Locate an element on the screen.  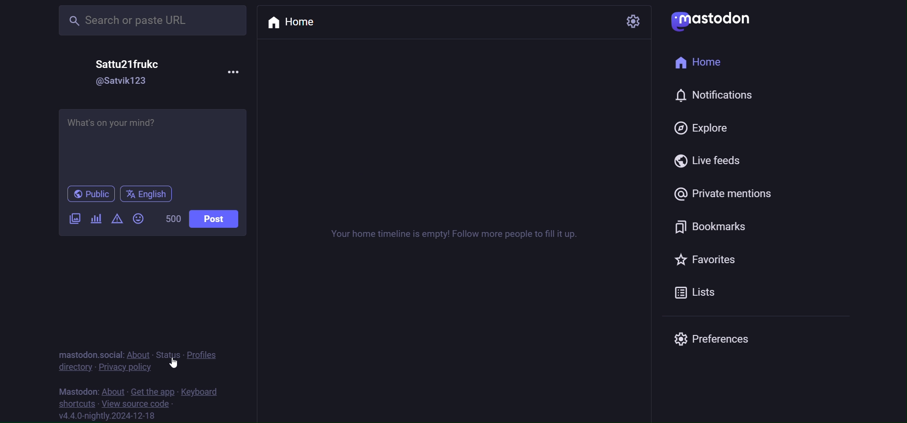
Explore is located at coordinates (701, 129).